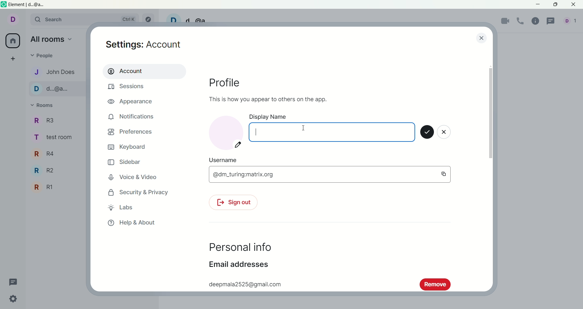  What do you see at coordinates (121, 207) in the screenshot?
I see `labs` at bounding box center [121, 207].